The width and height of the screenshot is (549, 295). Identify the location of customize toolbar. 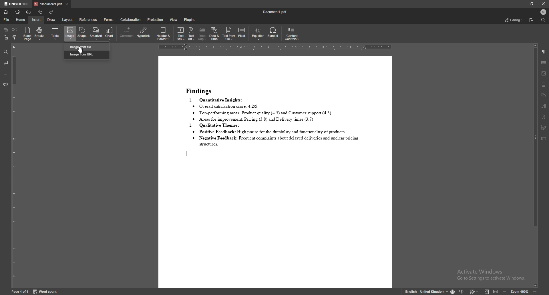
(63, 12).